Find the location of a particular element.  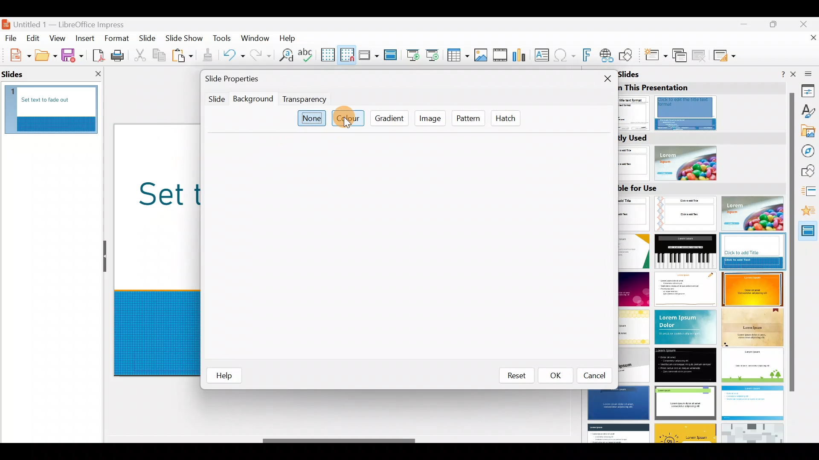

View is located at coordinates (58, 38).